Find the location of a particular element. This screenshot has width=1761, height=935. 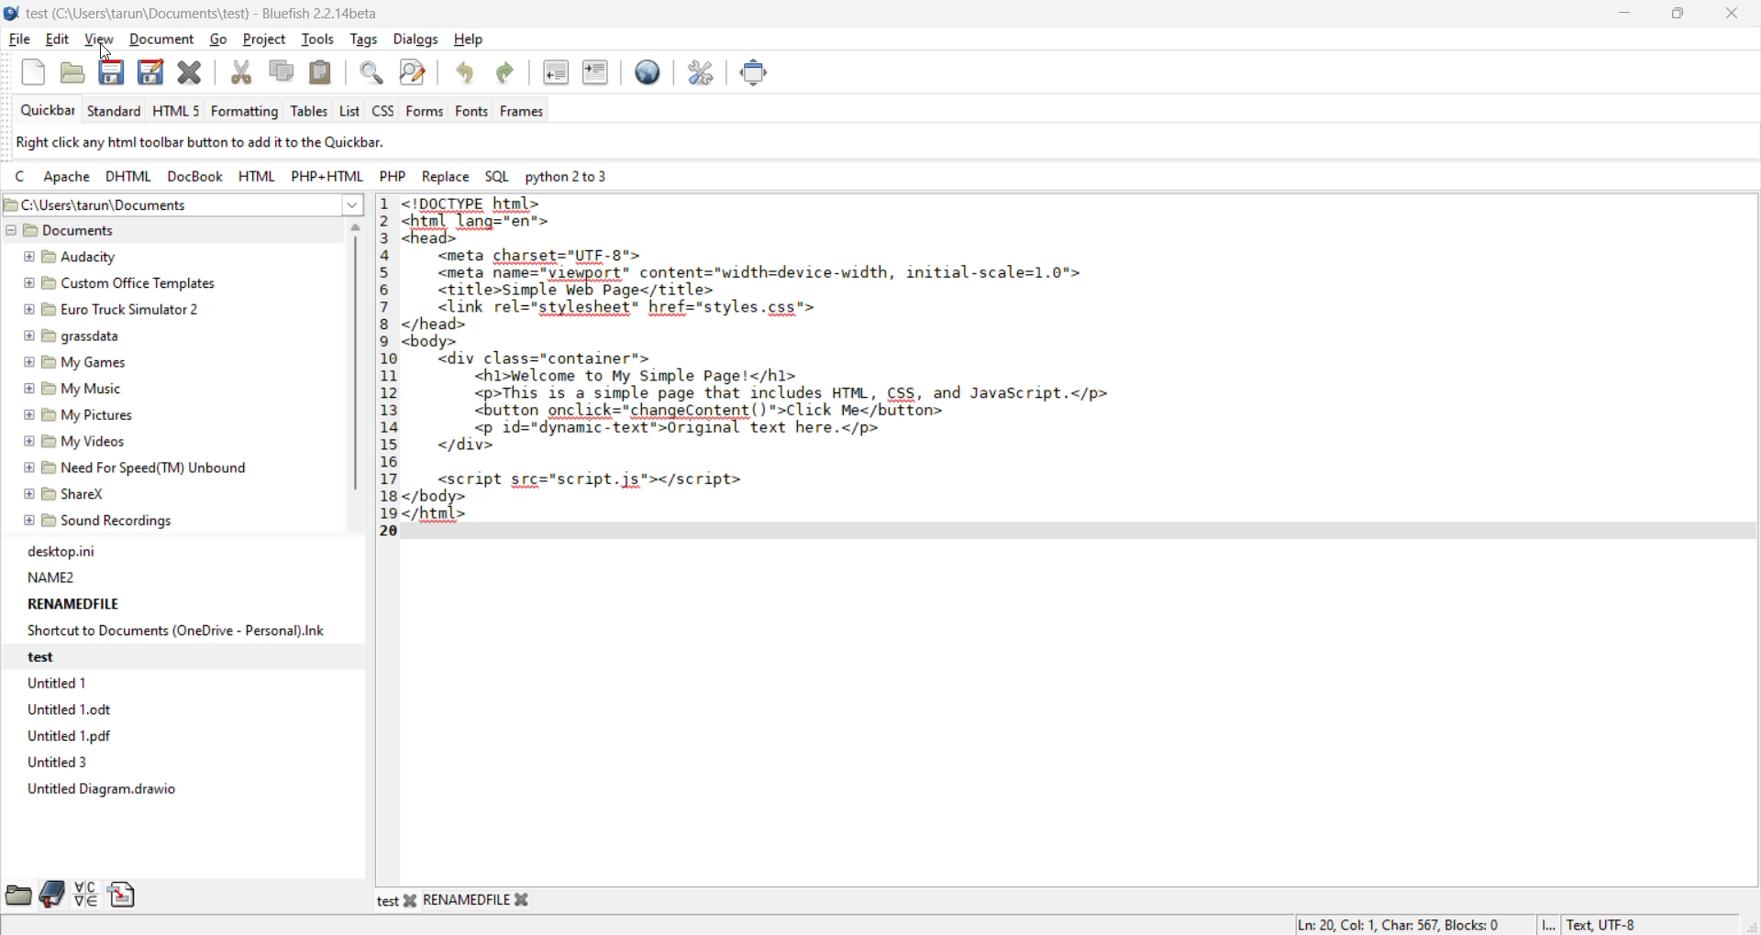

docbook is located at coordinates (196, 178).